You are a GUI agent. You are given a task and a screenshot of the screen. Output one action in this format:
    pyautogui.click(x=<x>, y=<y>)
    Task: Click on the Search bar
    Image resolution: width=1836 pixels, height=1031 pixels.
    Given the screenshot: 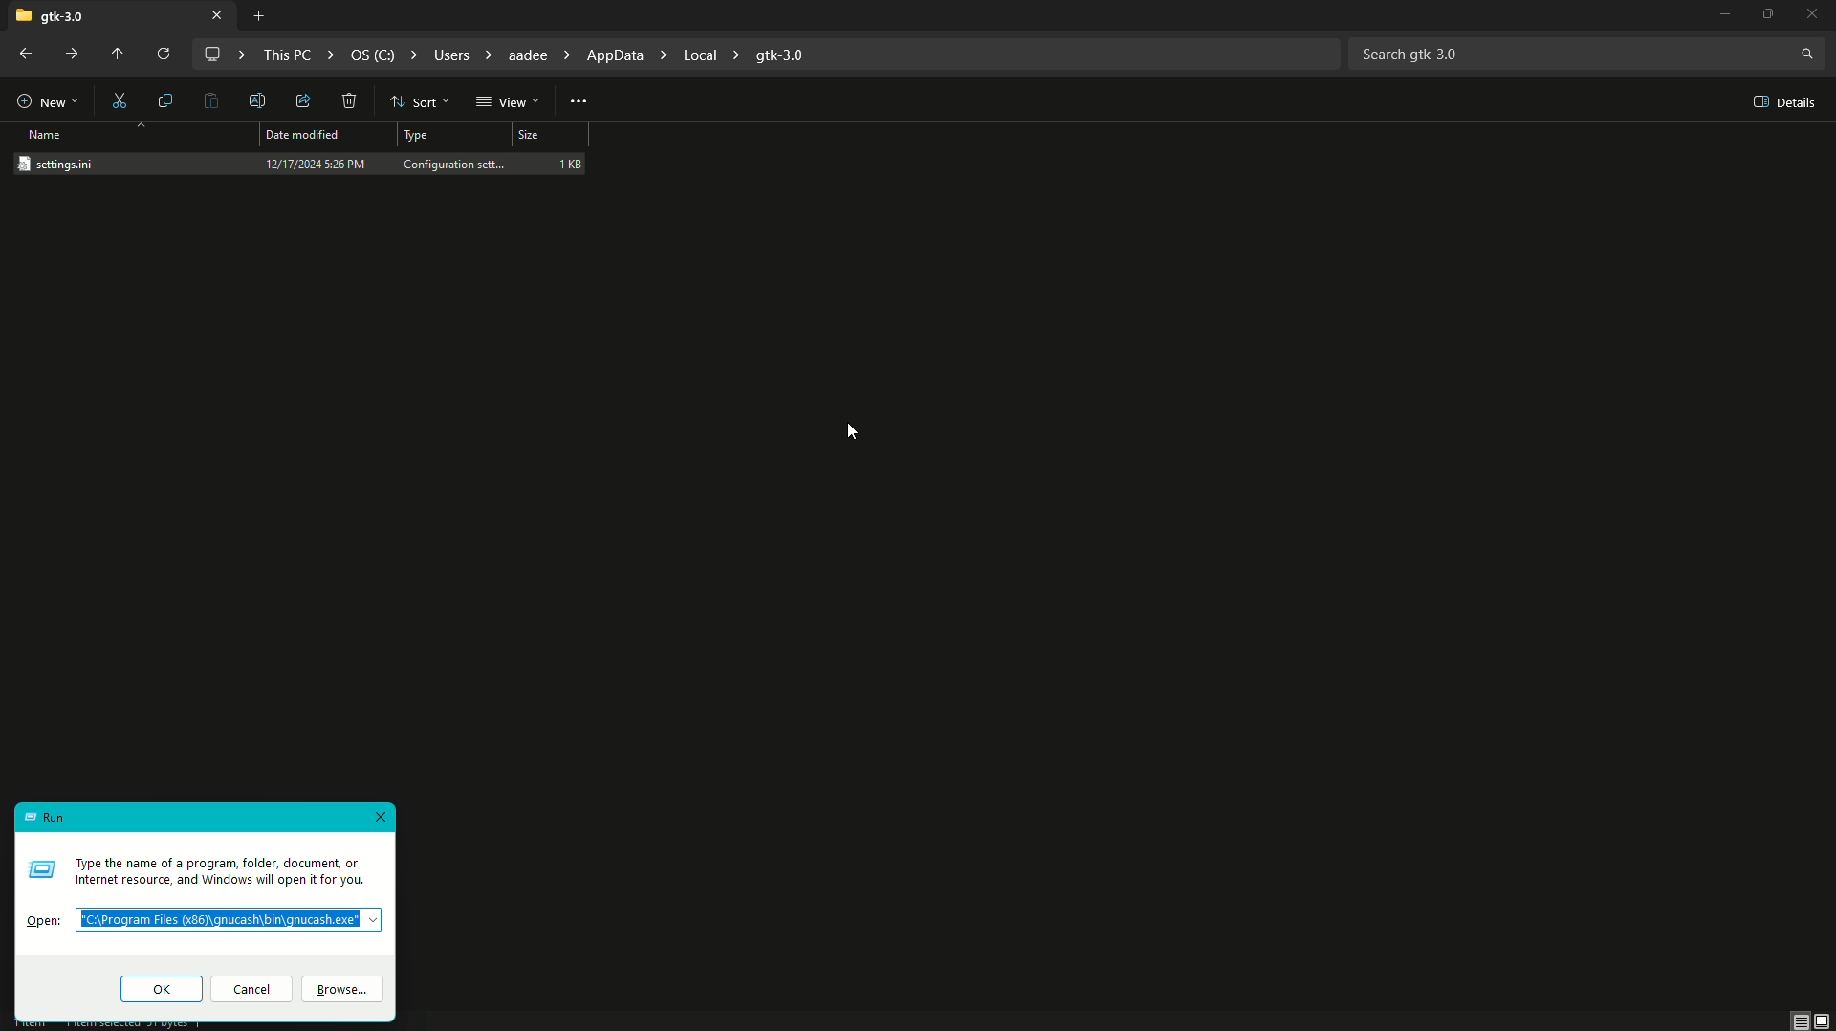 What is the action you would take?
    pyautogui.click(x=1586, y=52)
    